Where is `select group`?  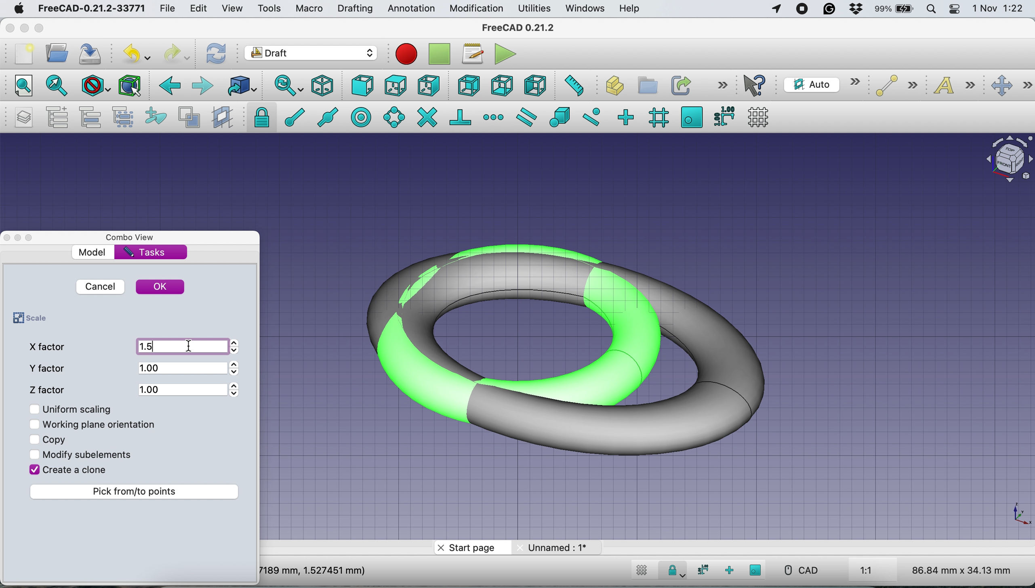 select group is located at coordinates (126, 117).